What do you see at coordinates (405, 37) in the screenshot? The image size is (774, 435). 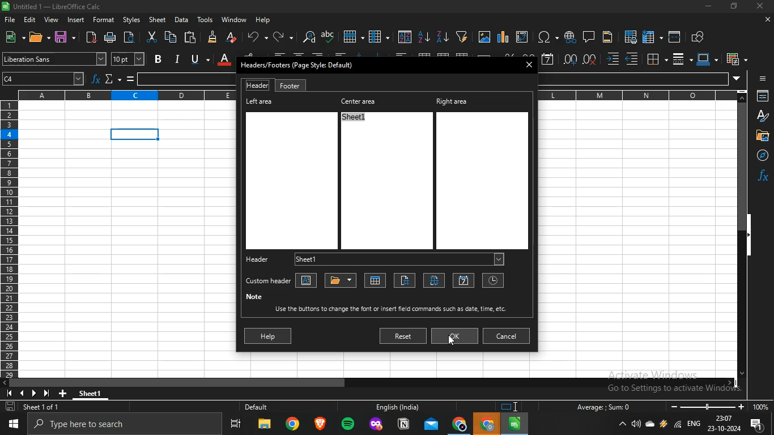 I see `sort` at bounding box center [405, 37].